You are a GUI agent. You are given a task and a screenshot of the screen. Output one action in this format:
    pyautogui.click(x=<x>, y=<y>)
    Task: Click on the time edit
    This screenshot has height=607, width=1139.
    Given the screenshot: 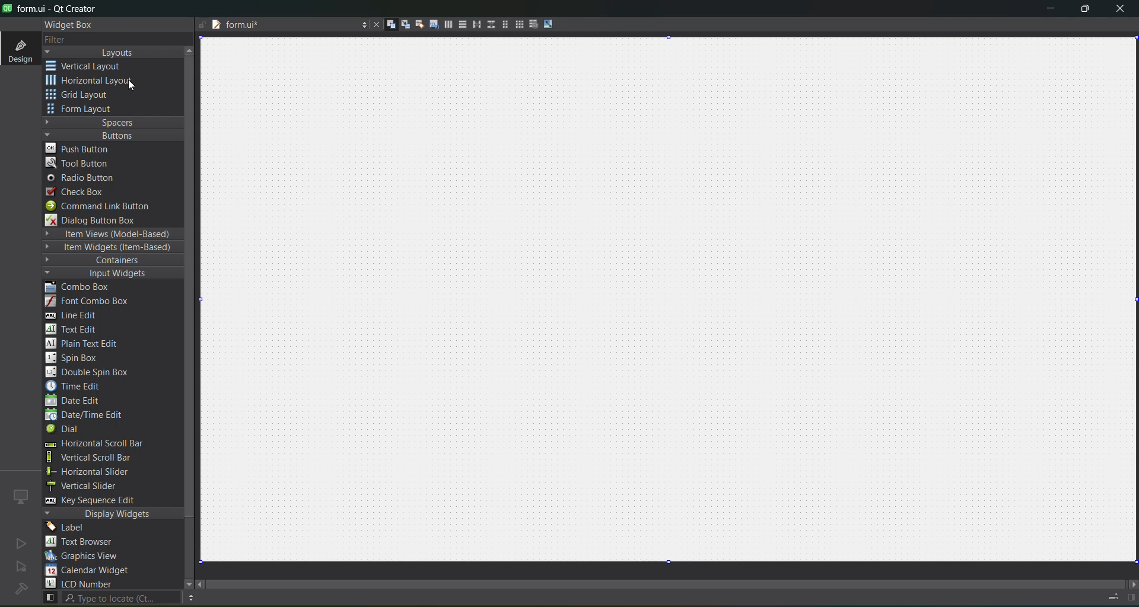 What is the action you would take?
    pyautogui.click(x=77, y=386)
    